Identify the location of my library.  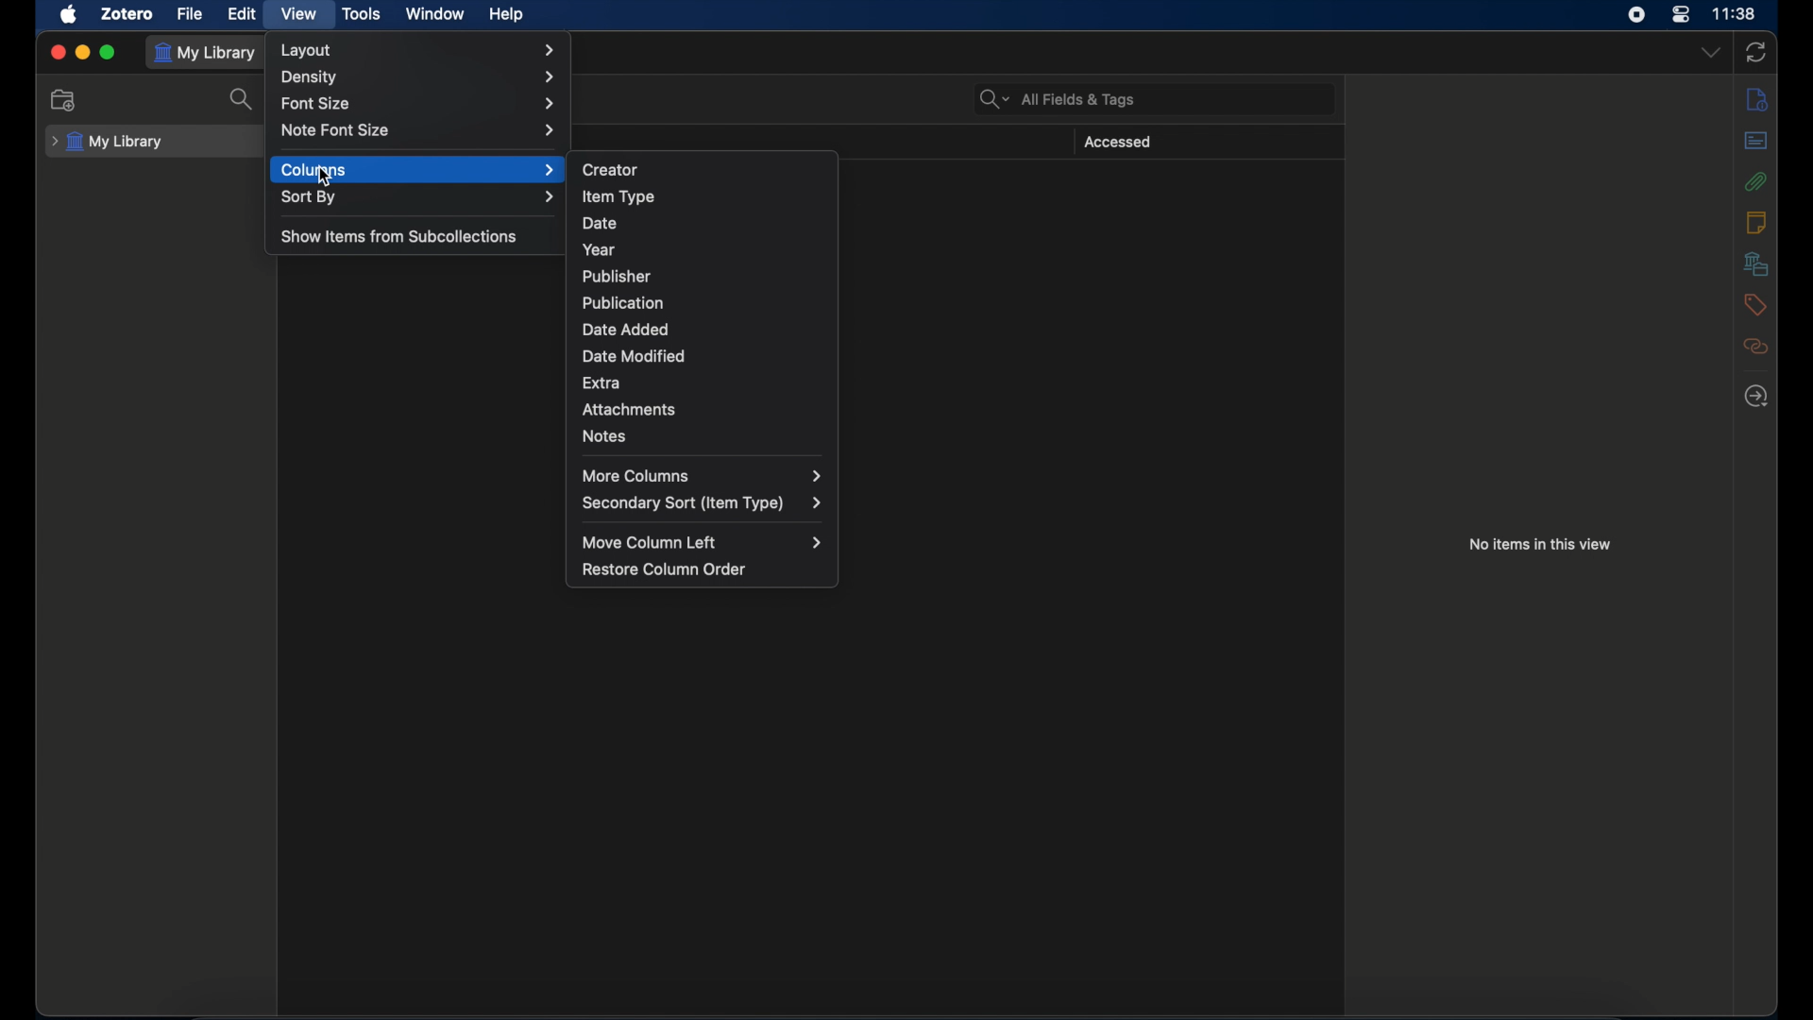
(208, 53).